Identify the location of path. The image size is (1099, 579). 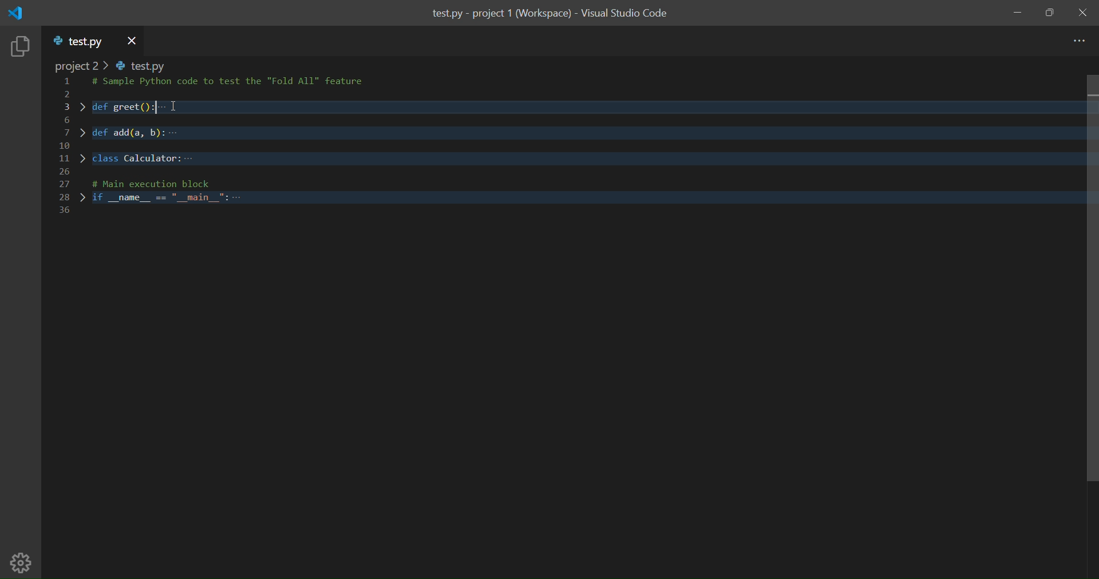
(114, 66).